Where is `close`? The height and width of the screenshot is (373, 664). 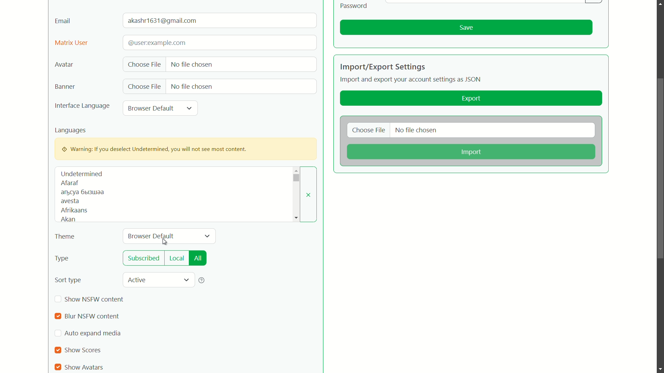
close is located at coordinates (309, 195).